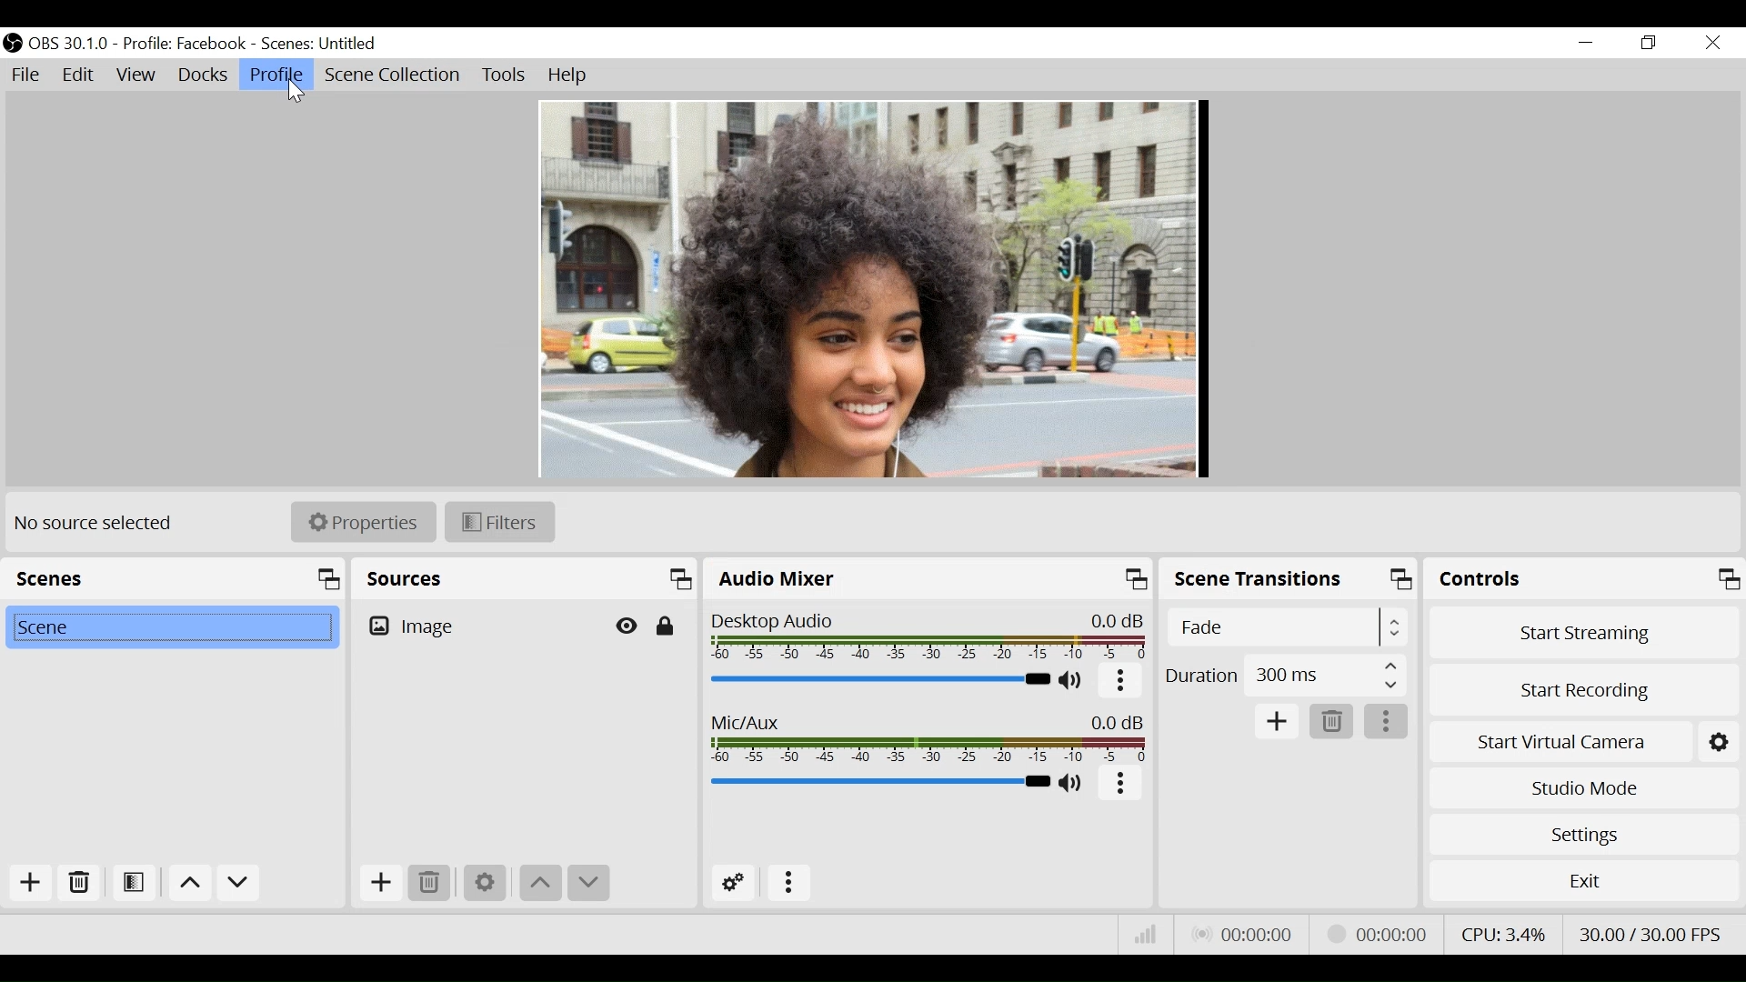  I want to click on Audio Mixer, so click(929, 579).